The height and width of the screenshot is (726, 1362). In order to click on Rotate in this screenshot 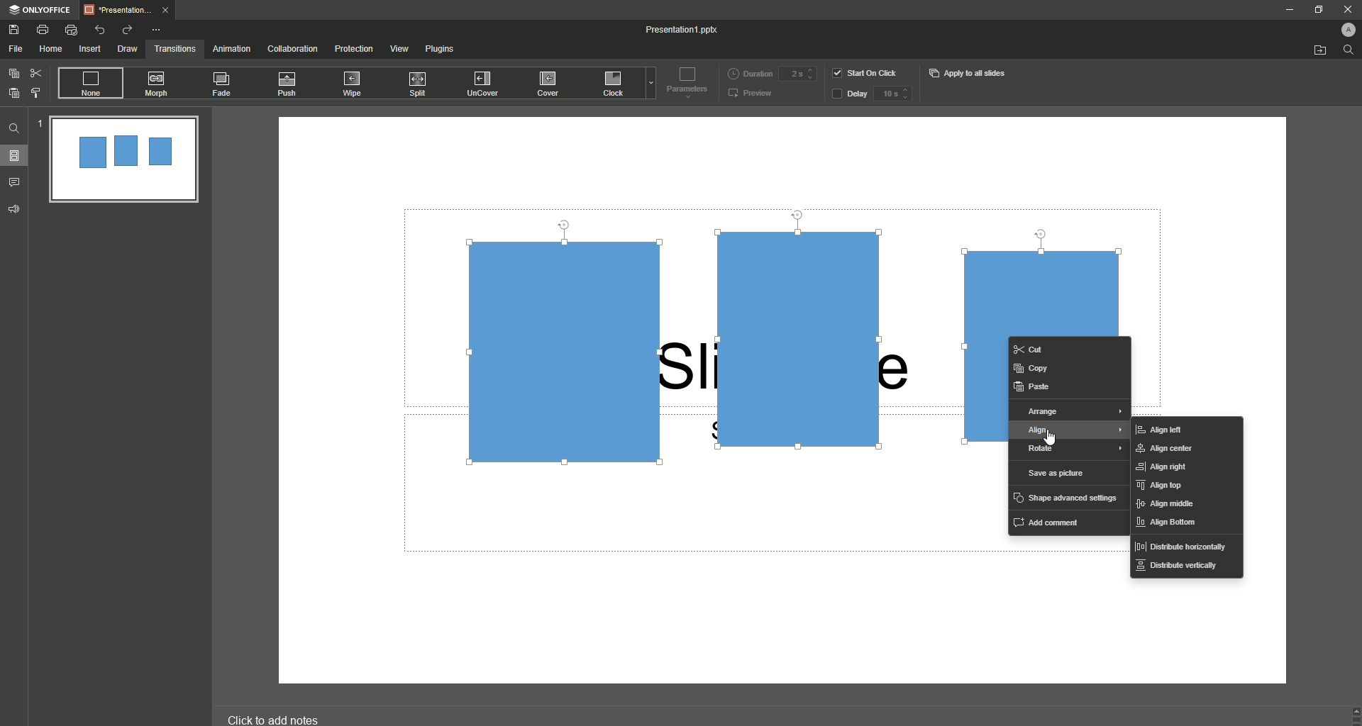, I will do `click(1073, 450)`.